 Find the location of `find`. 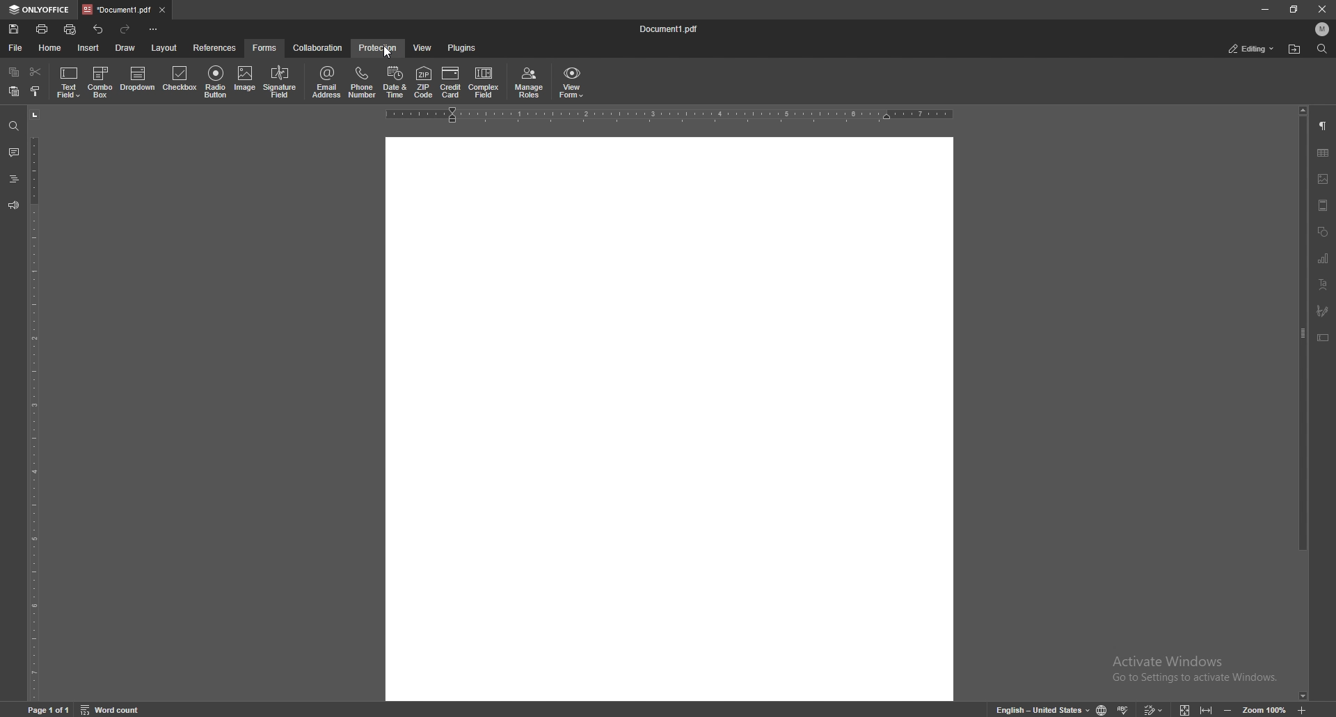

find is located at coordinates (1322, 49).